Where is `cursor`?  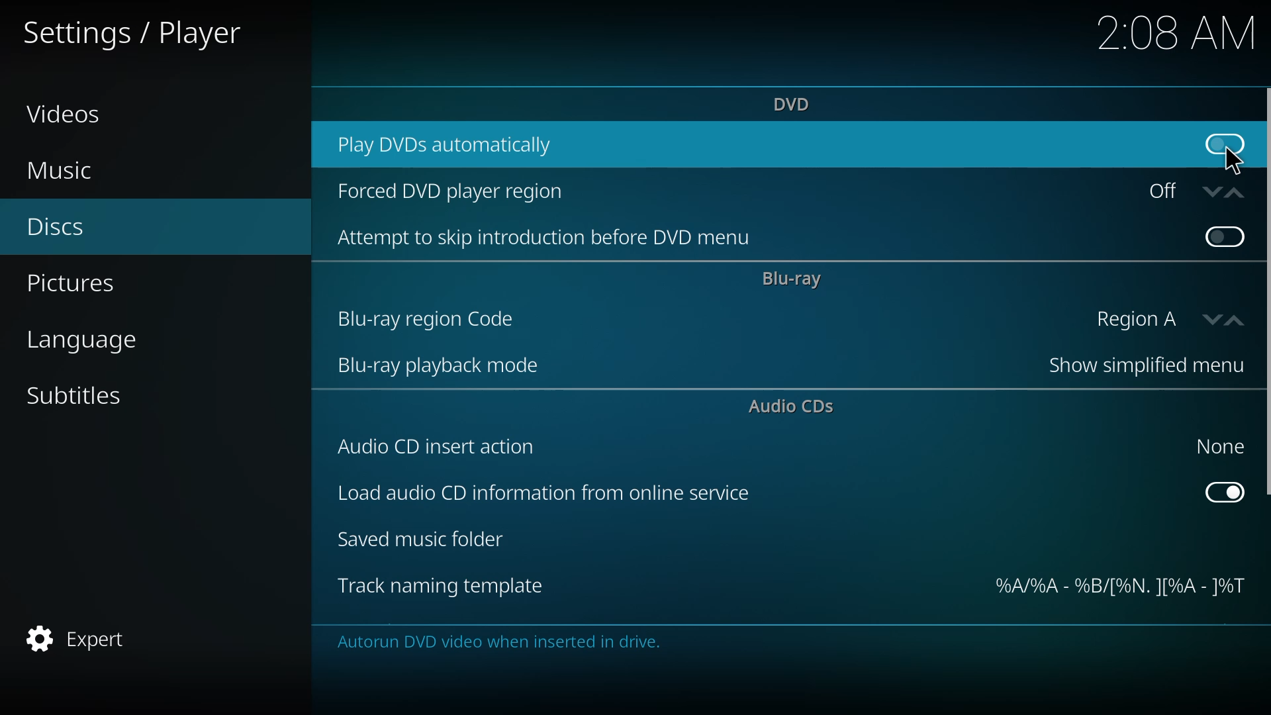
cursor is located at coordinates (1232, 160).